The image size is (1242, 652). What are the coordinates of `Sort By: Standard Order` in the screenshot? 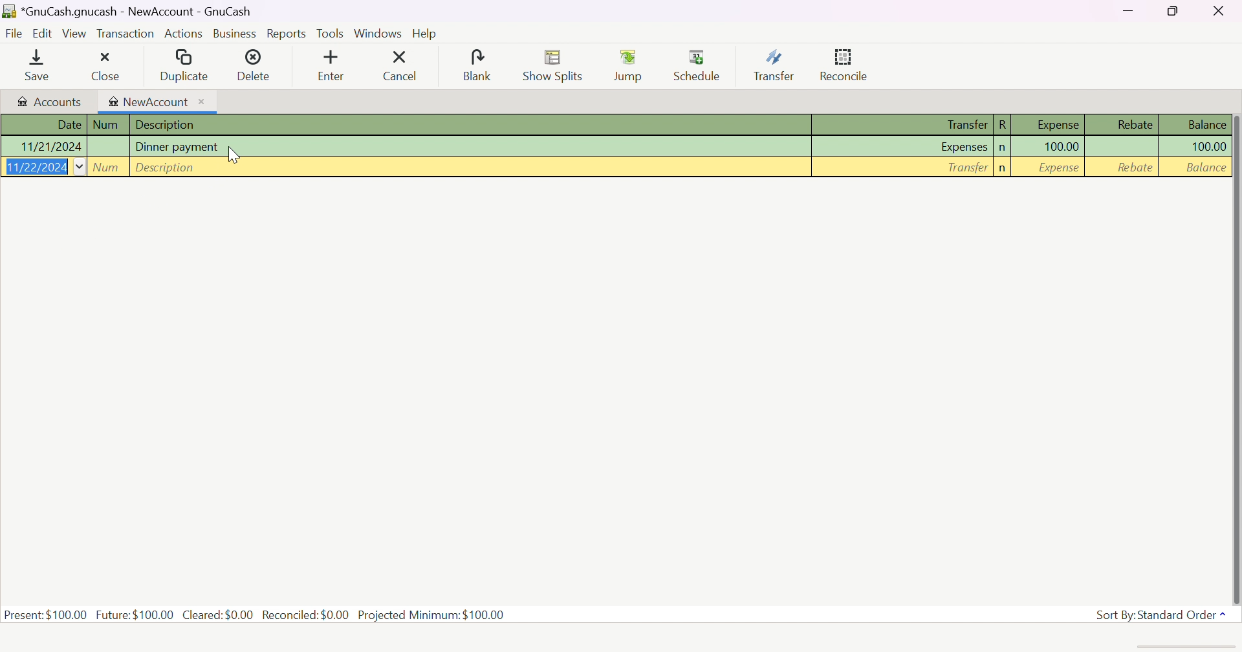 It's located at (1163, 615).